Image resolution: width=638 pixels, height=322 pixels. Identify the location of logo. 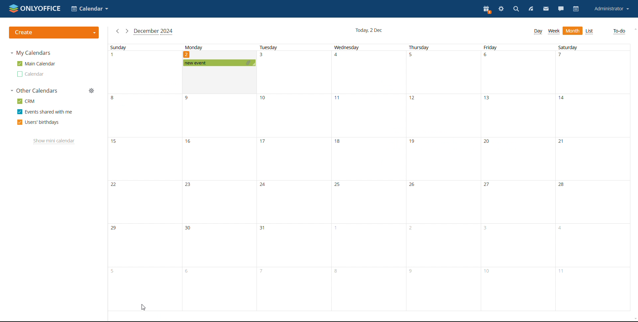
(35, 8).